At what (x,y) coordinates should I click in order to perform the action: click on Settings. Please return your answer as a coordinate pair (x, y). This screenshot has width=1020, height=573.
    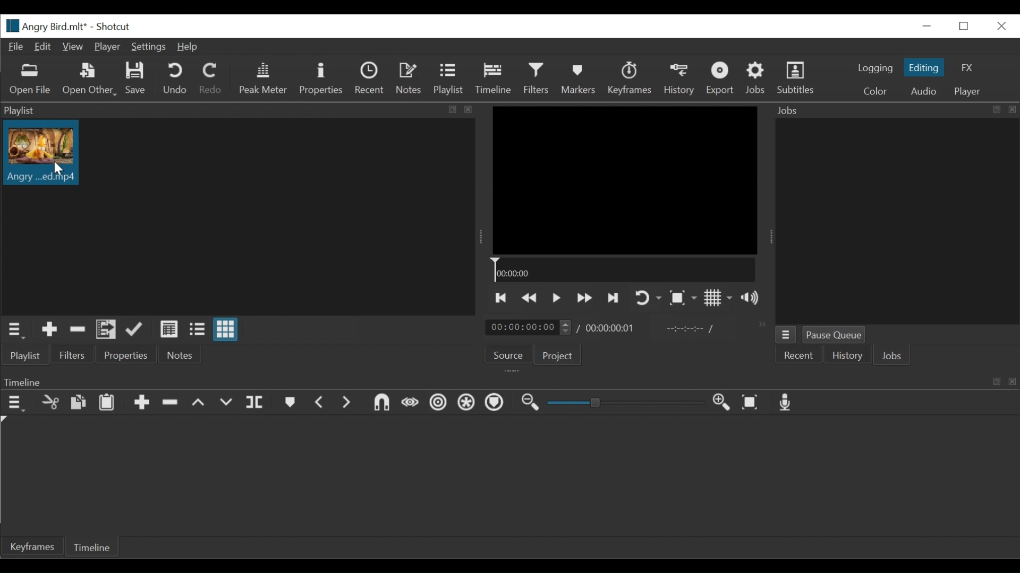
    Looking at the image, I should click on (148, 47).